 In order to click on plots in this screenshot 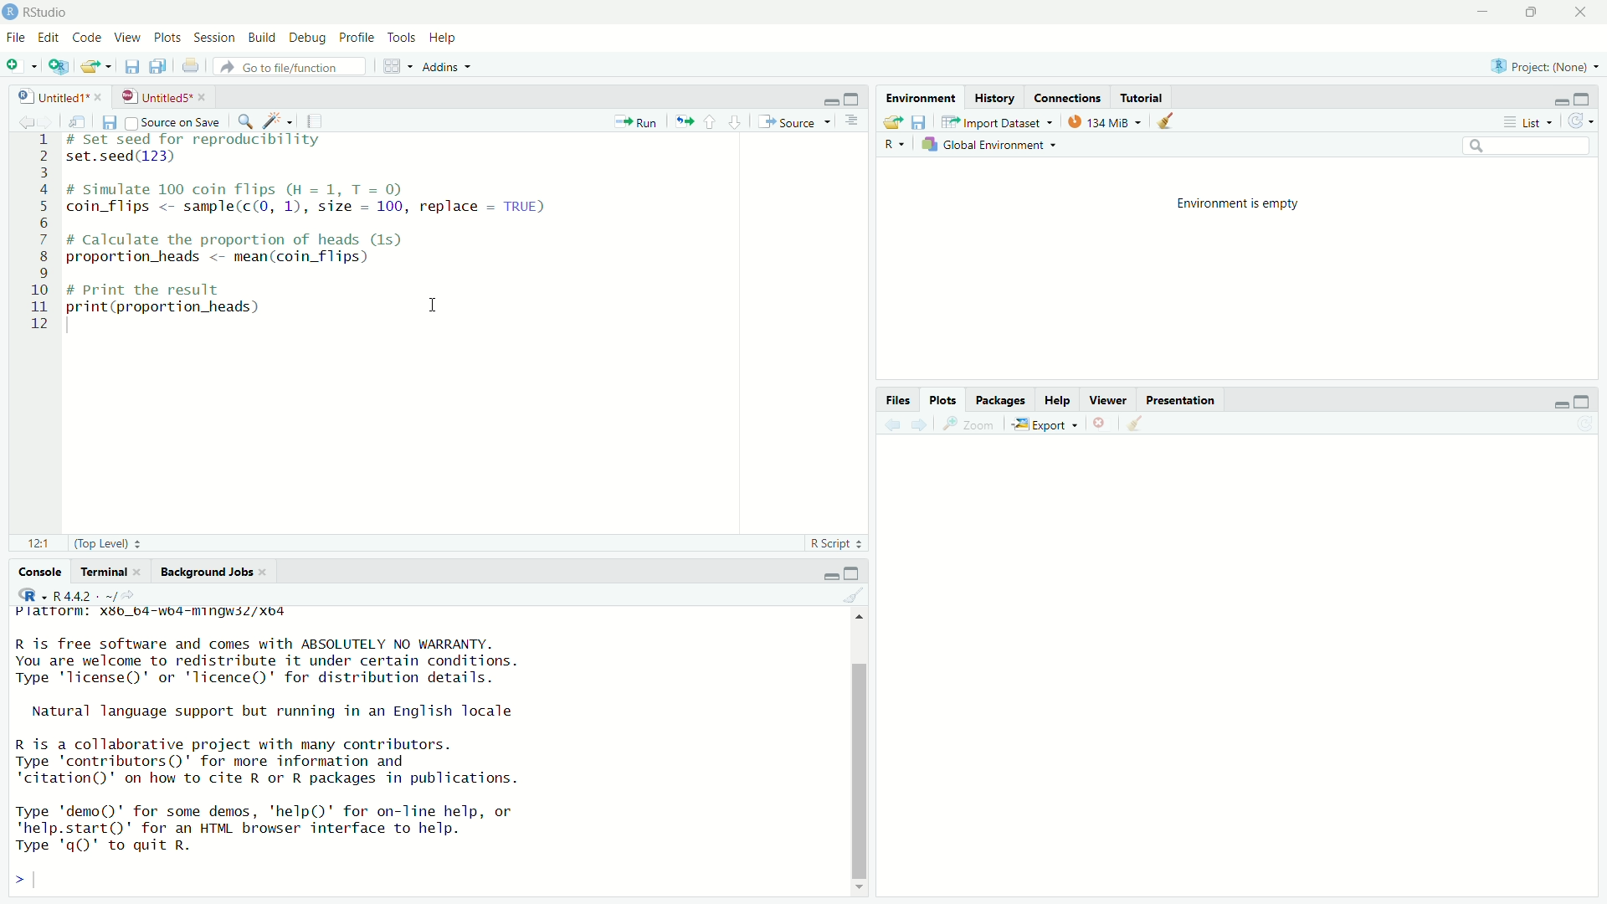, I will do `click(166, 38)`.